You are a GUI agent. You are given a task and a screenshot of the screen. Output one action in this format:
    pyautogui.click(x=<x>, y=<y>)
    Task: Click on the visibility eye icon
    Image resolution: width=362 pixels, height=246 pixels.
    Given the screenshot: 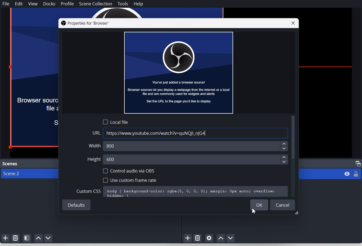 What is the action you would take?
    pyautogui.click(x=347, y=174)
    